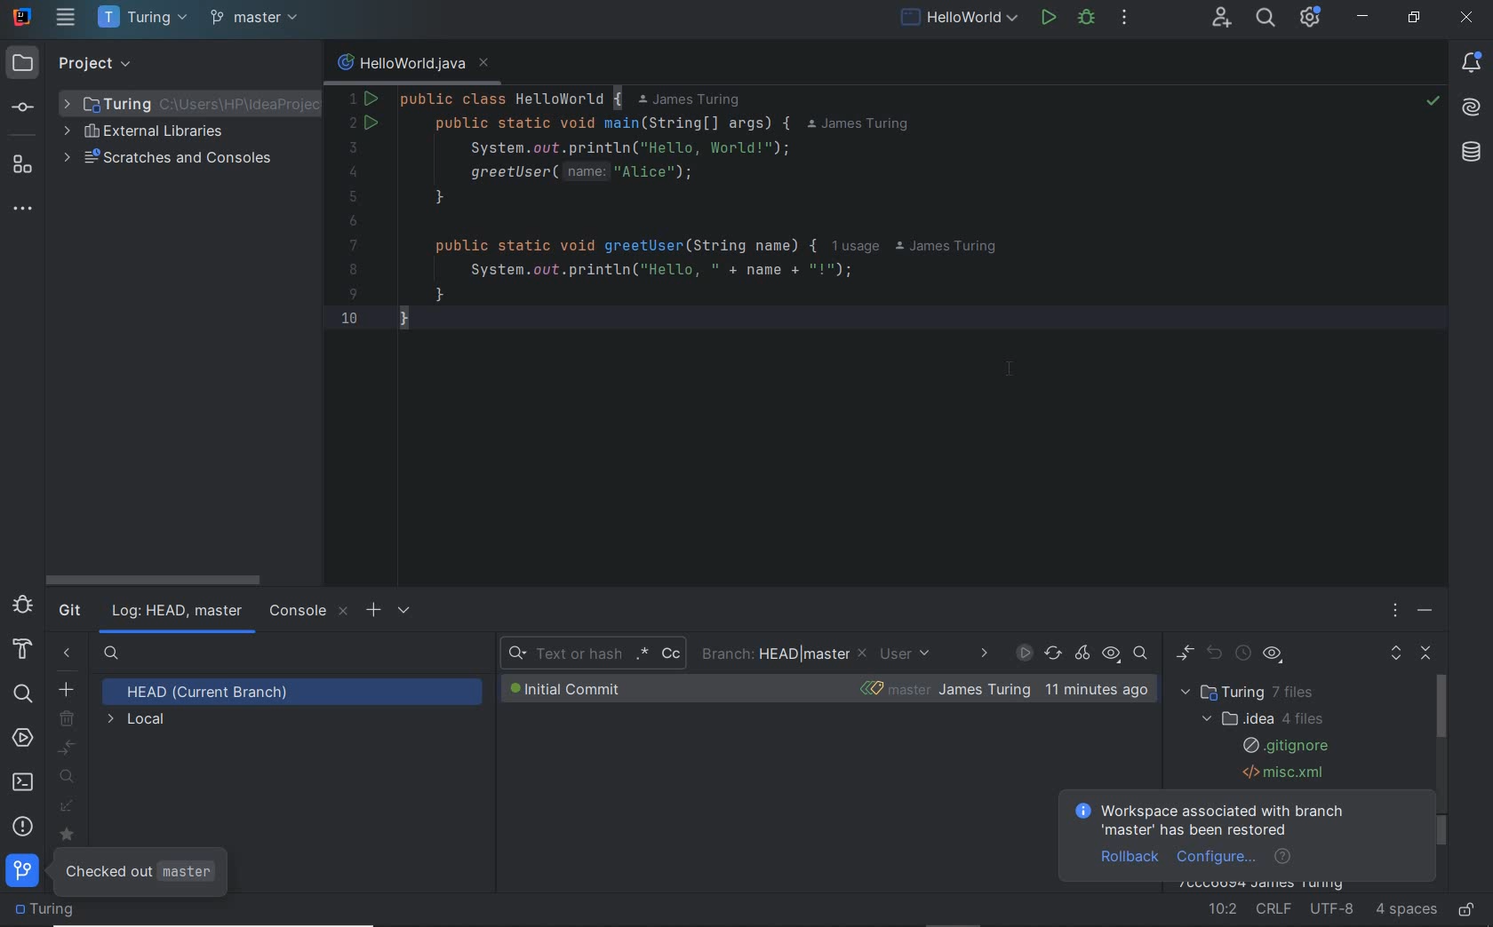 The width and height of the screenshot is (1493, 927). What do you see at coordinates (785, 654) in the screenshot?
I see `BRANCH` at bounding box center [785, 654].